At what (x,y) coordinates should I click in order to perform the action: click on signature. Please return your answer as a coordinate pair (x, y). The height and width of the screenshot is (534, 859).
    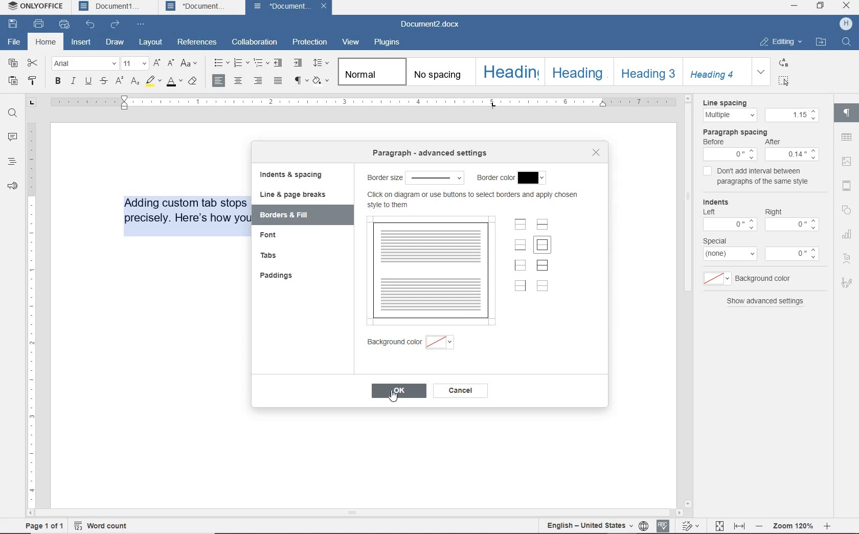
    Looking at the image, I should click on (848, 281).